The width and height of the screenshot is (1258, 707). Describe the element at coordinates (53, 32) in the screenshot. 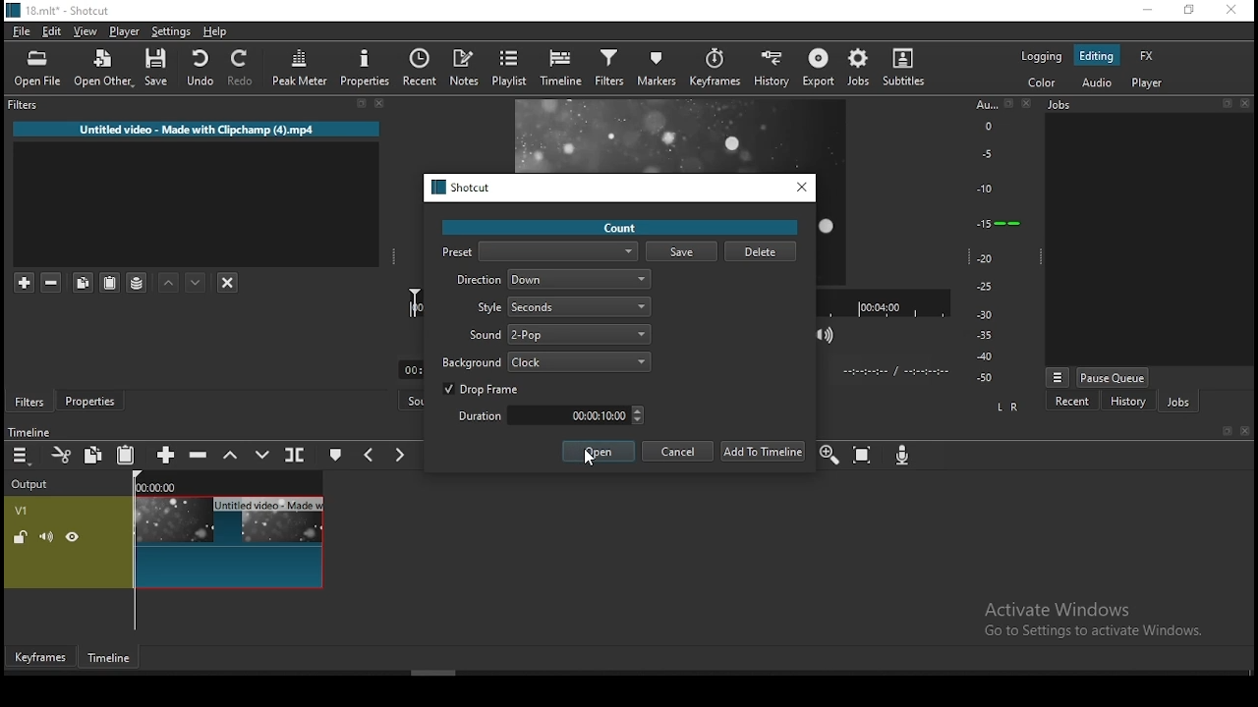

I see `edit` at that location.